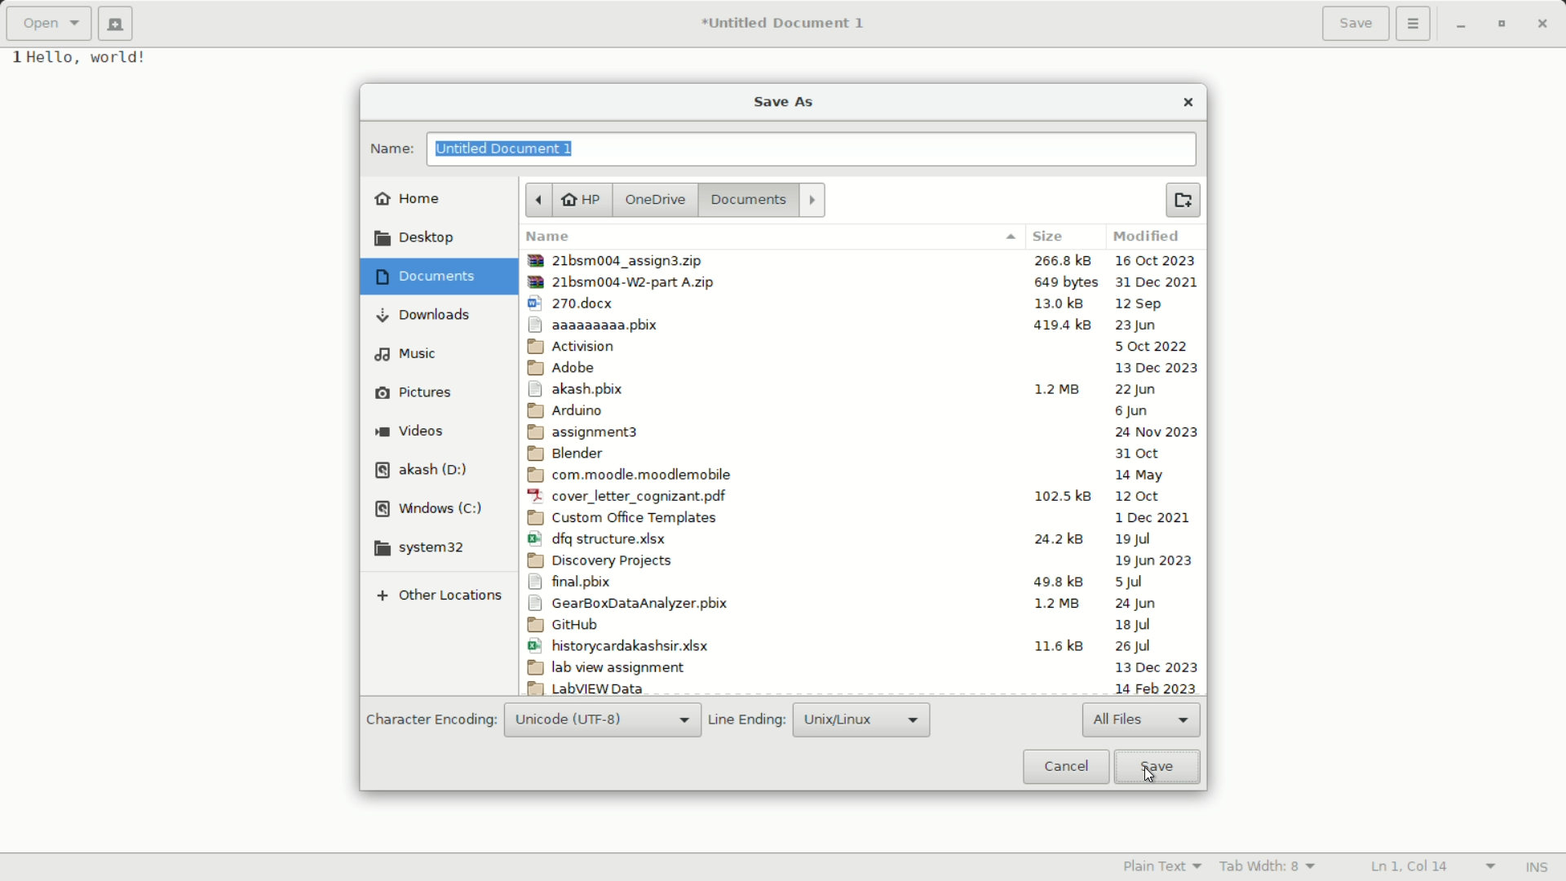  What do you see at coordinates (865, 282) in the screenshot?
I see `File` at bounding box center [865, 282].